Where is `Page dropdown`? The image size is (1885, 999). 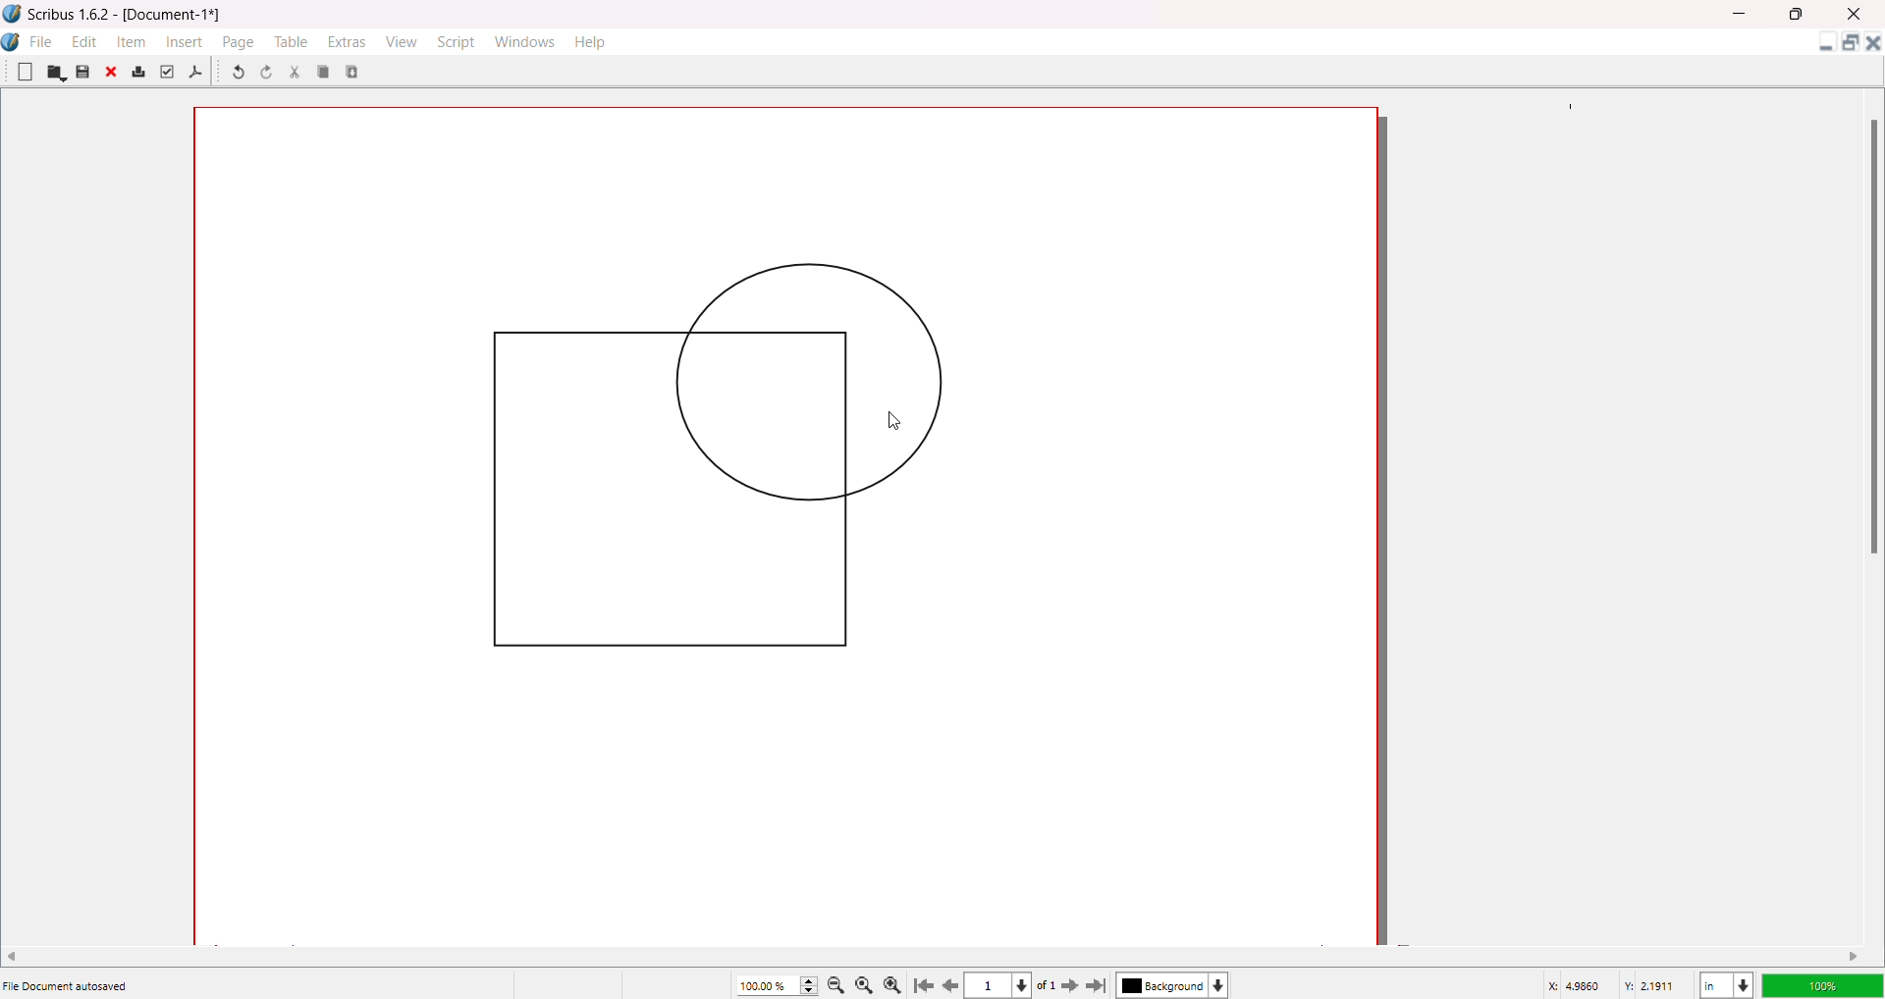
Page dropdown is located at coordinates (1030, 984).